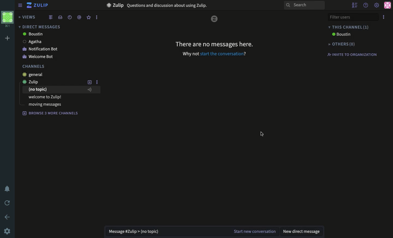  I want to click on start the conversation, so click(225, 54).